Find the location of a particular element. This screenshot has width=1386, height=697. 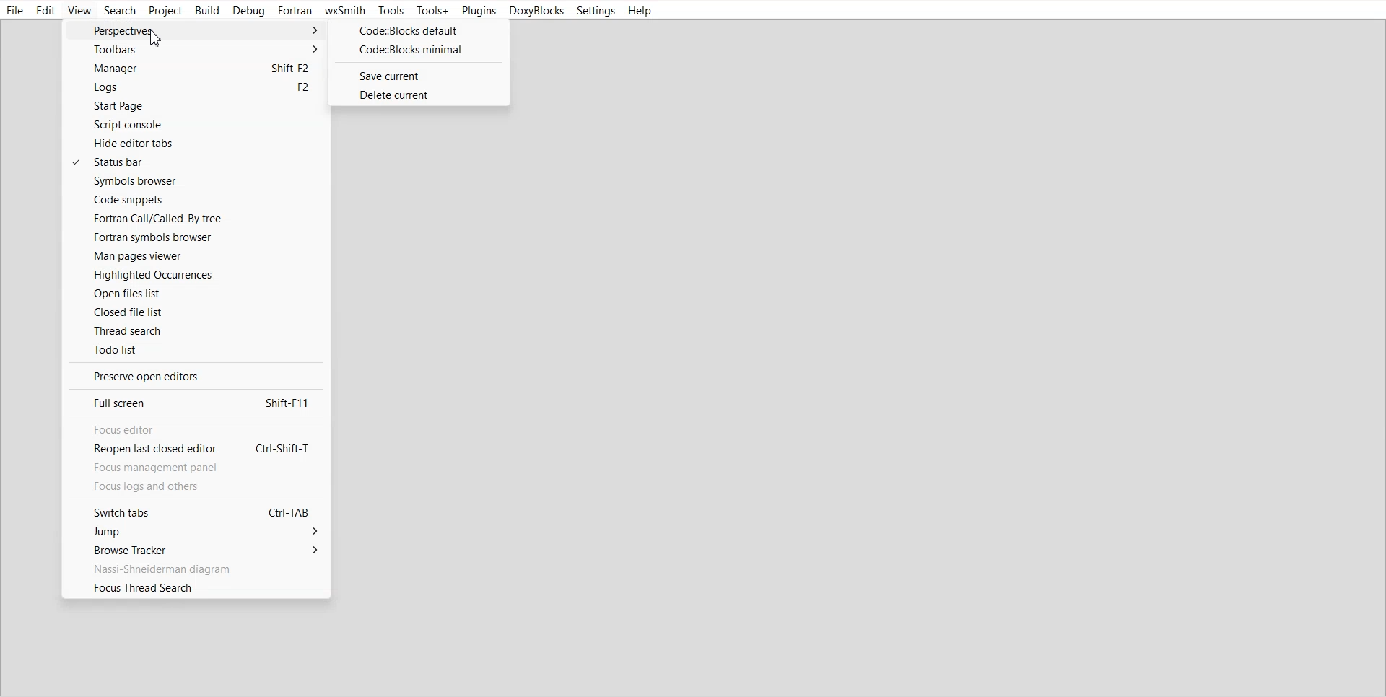

Hide editor tabs is located at coordinates (196, 143).